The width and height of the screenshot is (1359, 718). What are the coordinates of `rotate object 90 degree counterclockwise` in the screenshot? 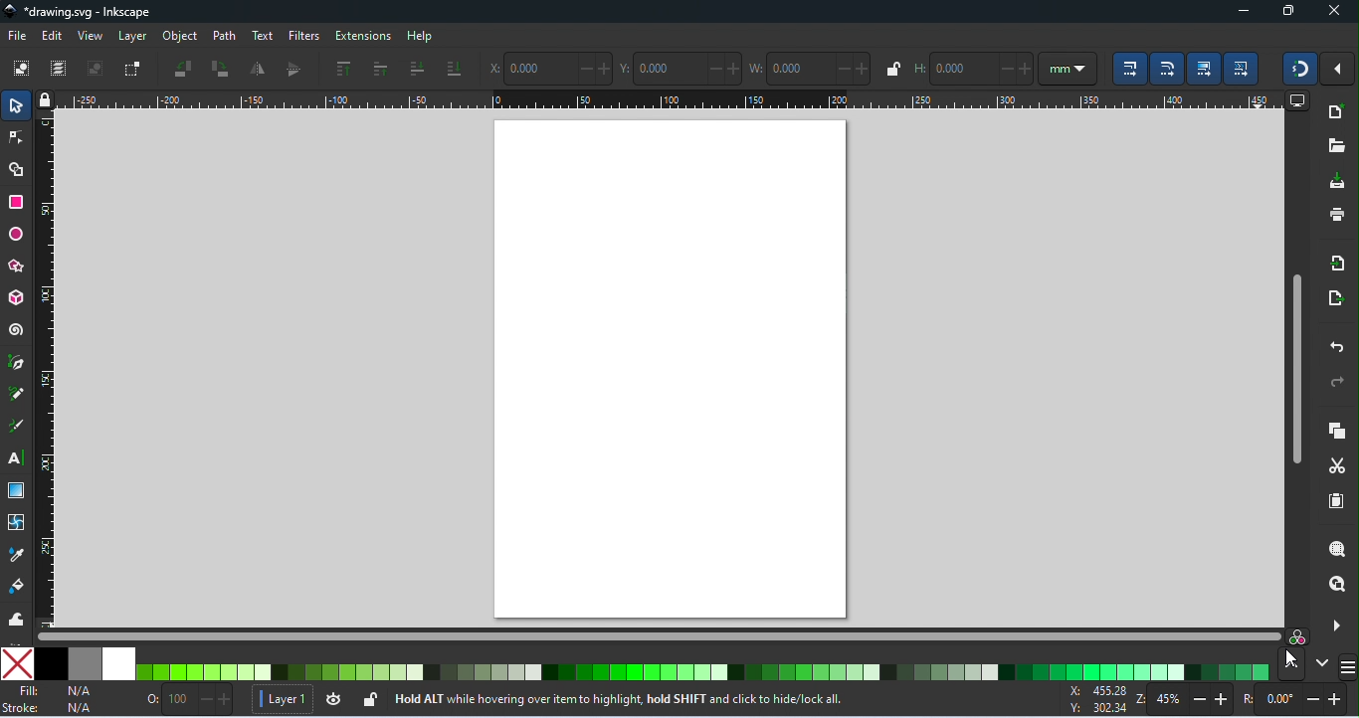 It's located at (185, 69).